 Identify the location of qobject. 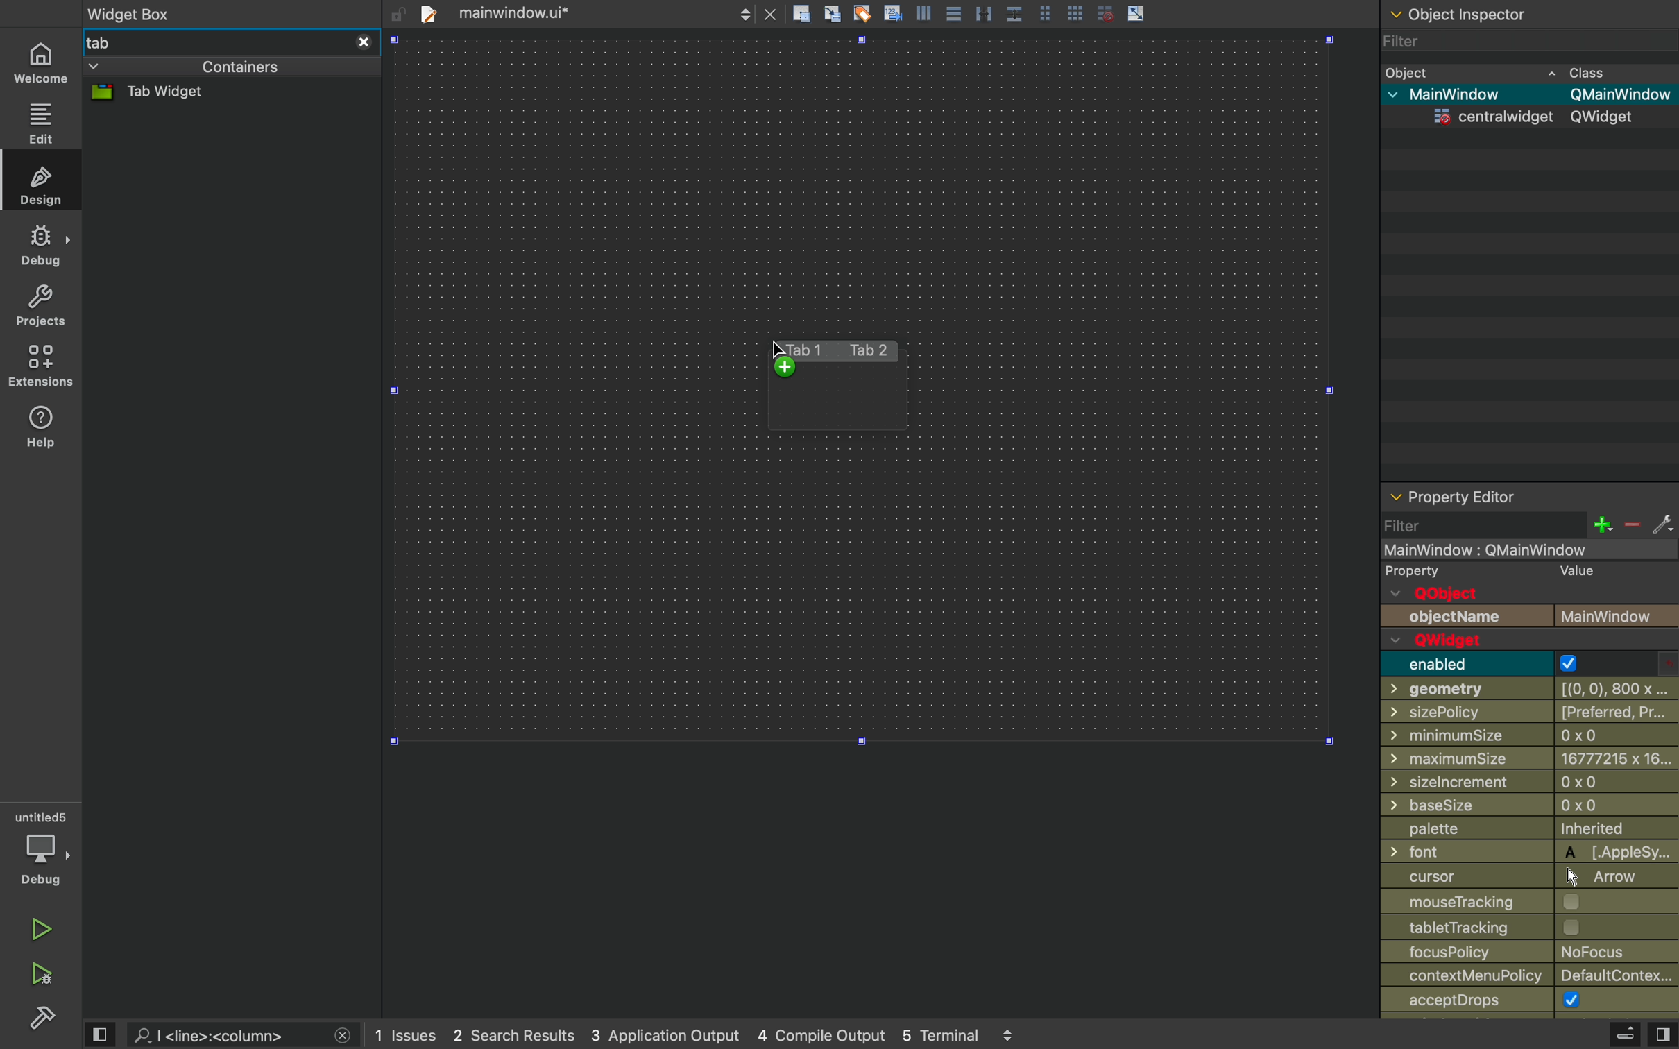
(1482, 593).